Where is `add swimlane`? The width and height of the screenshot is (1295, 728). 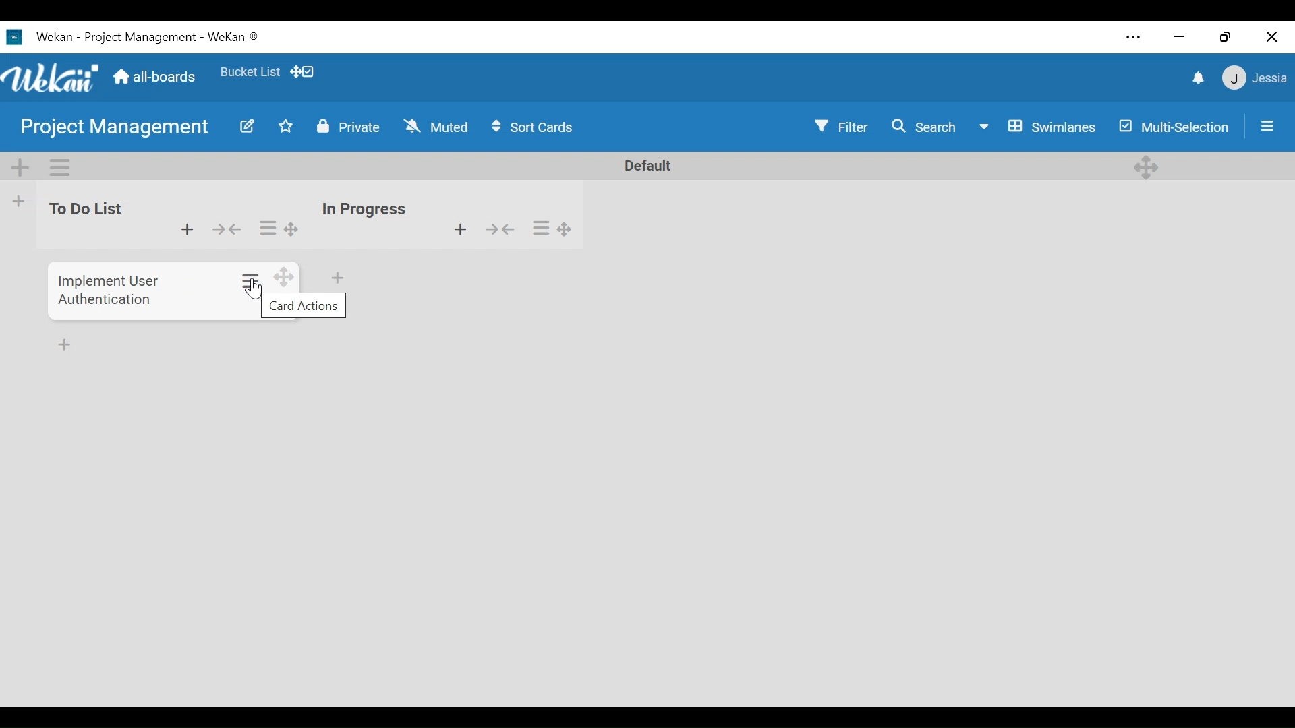
add swimlane is located at coordinates (21, 169).